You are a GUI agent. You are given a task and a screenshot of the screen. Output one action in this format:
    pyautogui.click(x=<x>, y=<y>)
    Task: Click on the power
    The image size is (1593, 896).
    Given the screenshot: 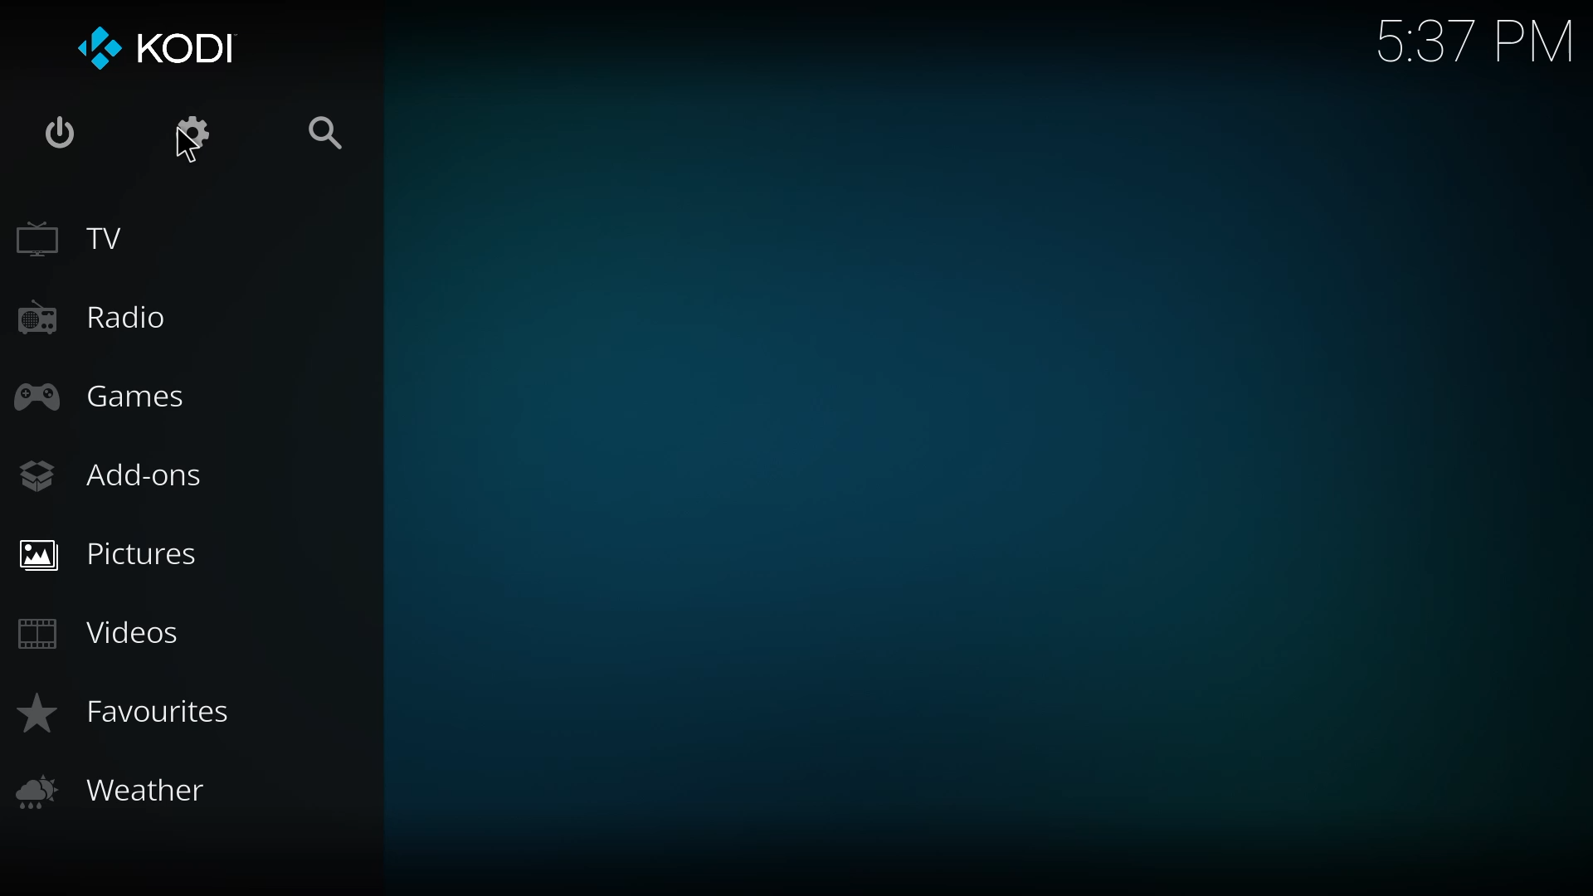 What is the action you would take?
    pyautogui.click(x=58, y=132)
    